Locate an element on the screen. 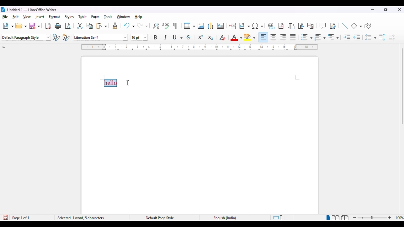 This screenshot has width=404, height=227. update selected style is located at coordinates (56, 37).